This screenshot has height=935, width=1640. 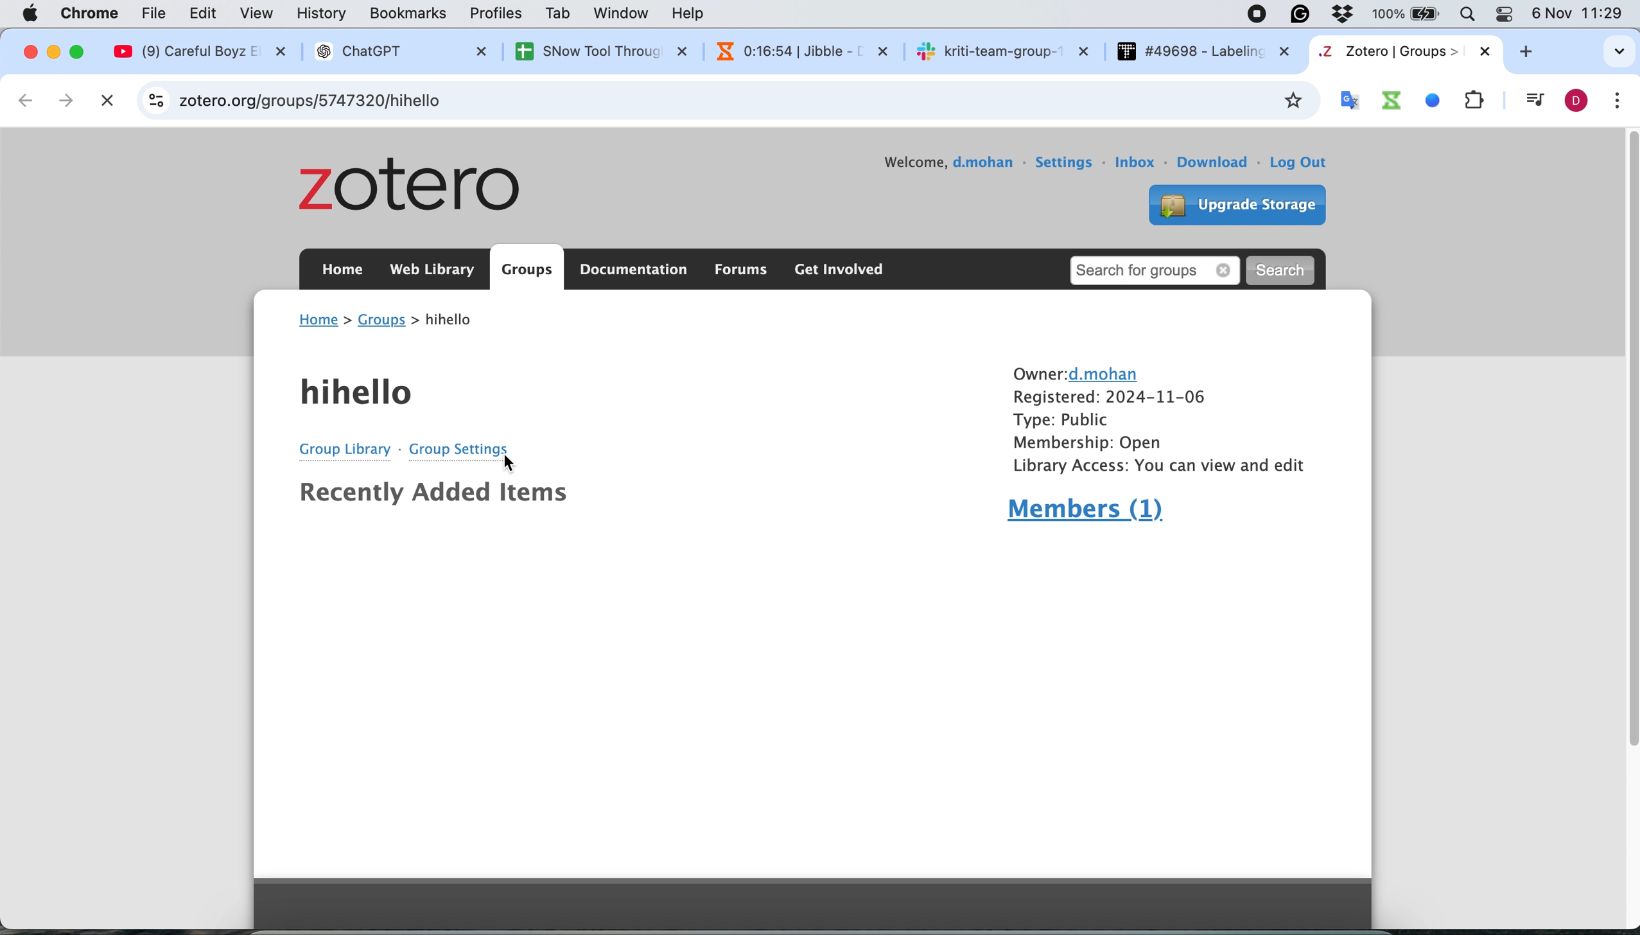 I want to click on vertical scroll bar, so click(x=1628, y=412).